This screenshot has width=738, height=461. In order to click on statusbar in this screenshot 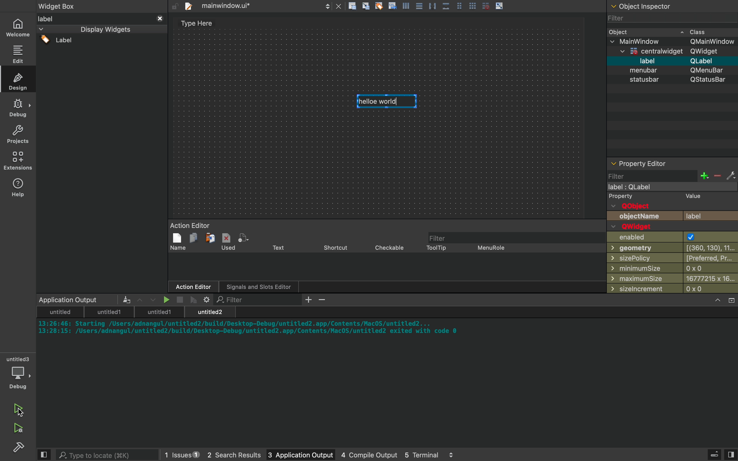, I will do `click(671, 81)`.